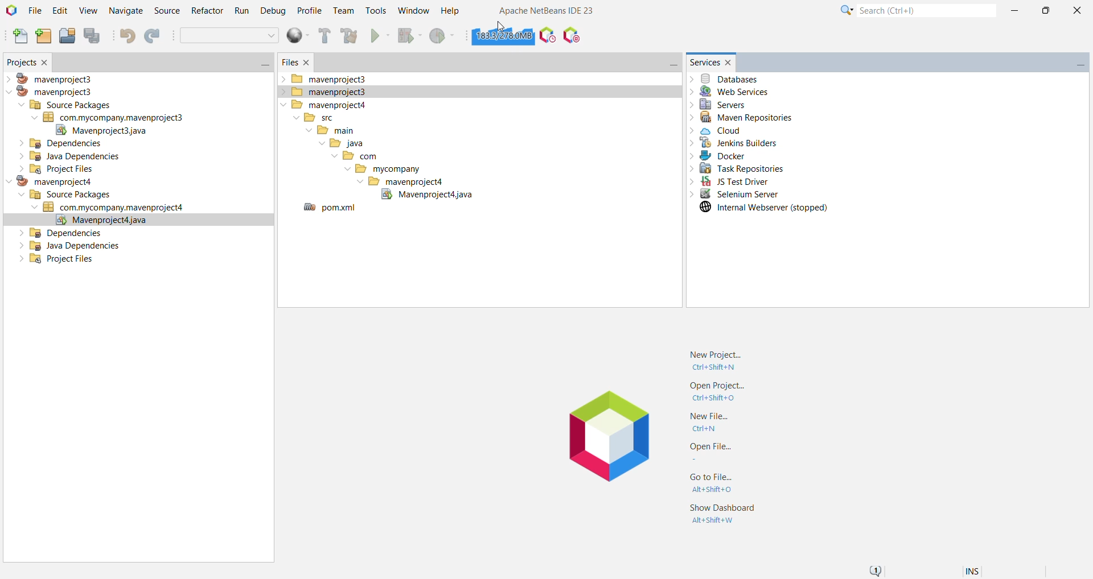 The height and width of the screenshot is (579, 1093). Describe the element at coordinates (62, 145) in the screenshot. I see `Dependencies` at that location.